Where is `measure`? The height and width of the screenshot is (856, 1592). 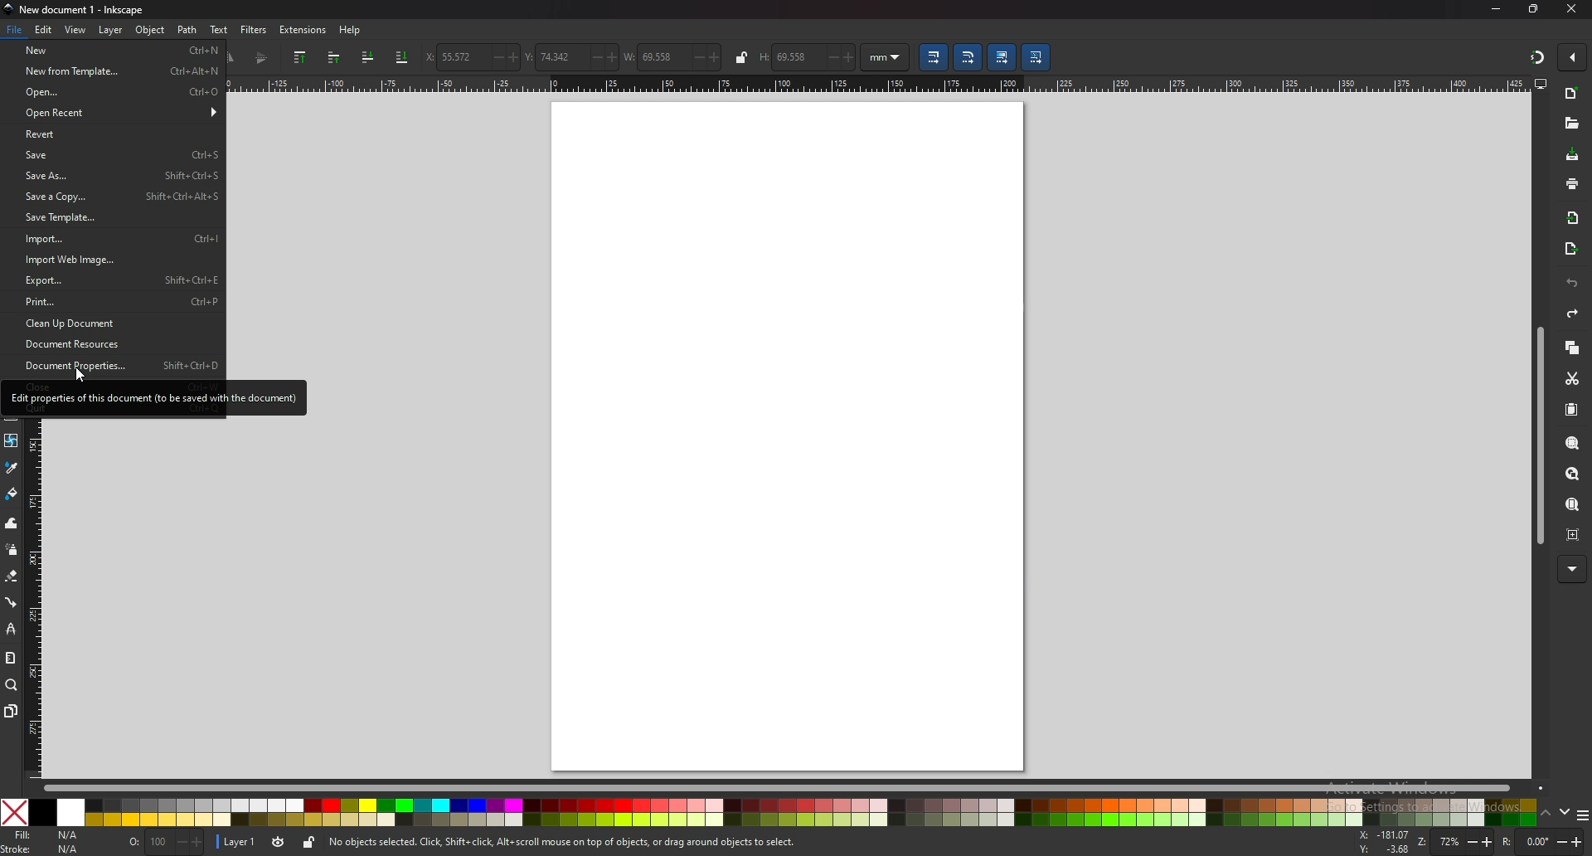 measure is located at coordinates (11, 658).